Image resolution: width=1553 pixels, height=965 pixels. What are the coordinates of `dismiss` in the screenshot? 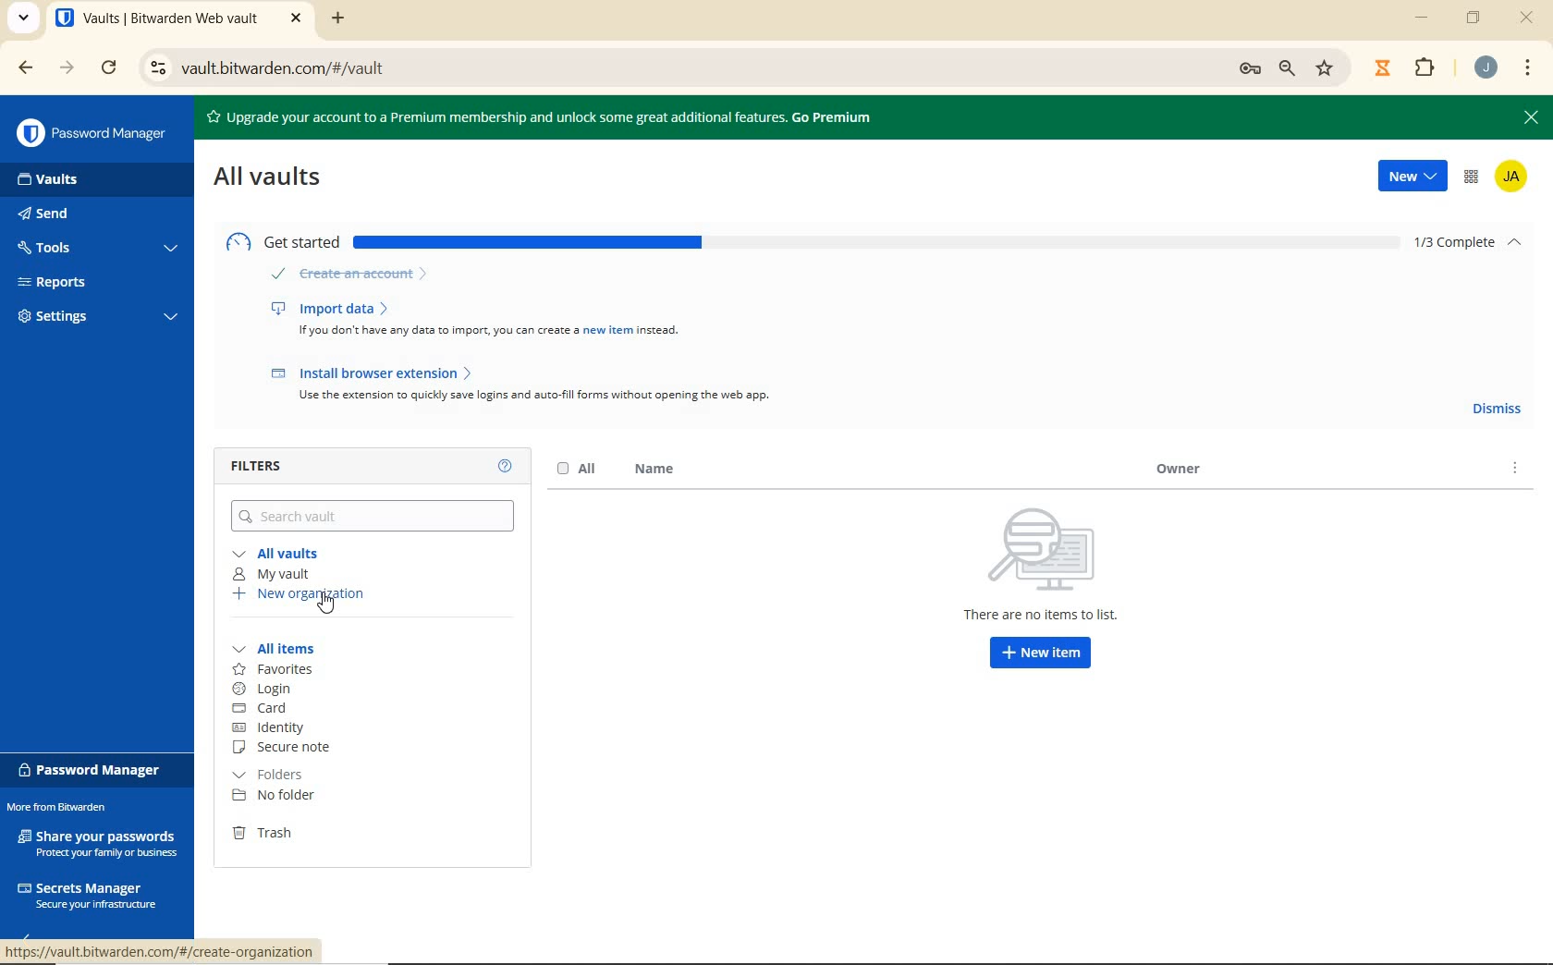 It's located at (1495, 408).